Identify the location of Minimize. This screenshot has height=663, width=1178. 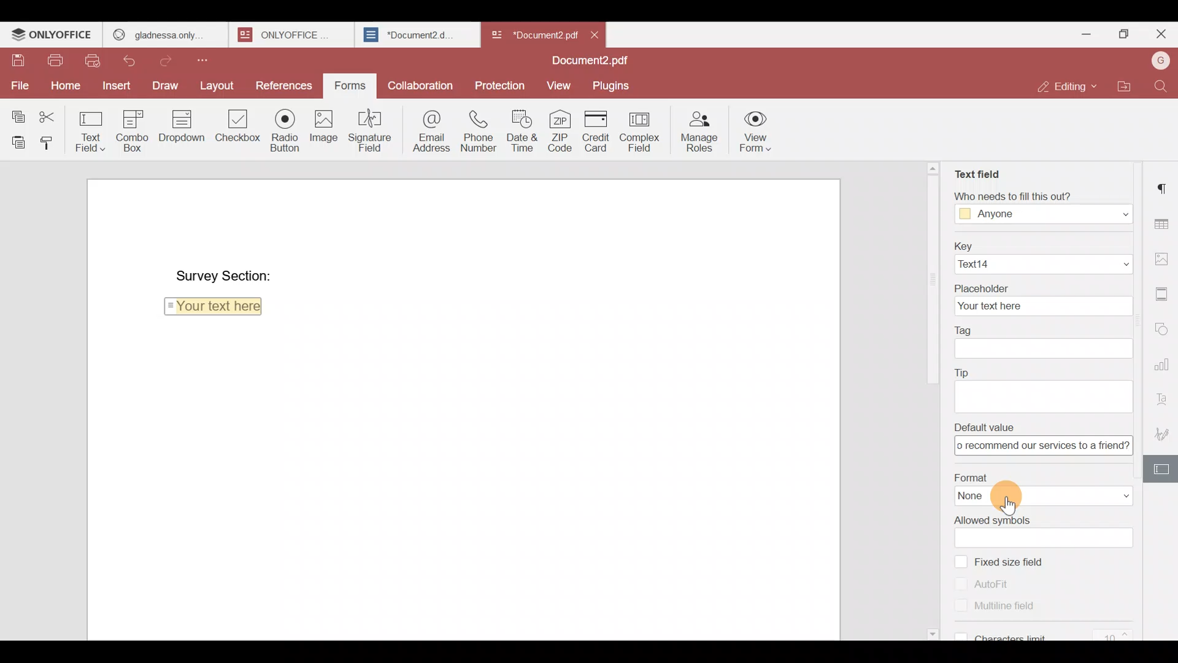
(1090, 34).